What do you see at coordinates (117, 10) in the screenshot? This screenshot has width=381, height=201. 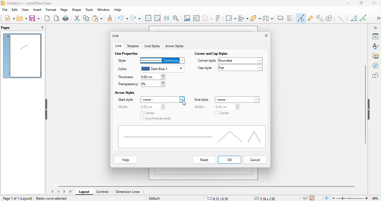 I see `help` at bounding box center [117, 10].